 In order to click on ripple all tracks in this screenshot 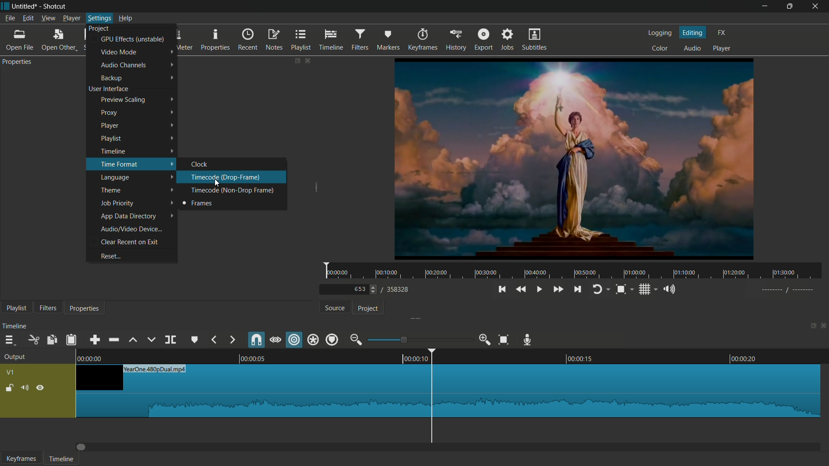, I will do `click(313, 340)`.